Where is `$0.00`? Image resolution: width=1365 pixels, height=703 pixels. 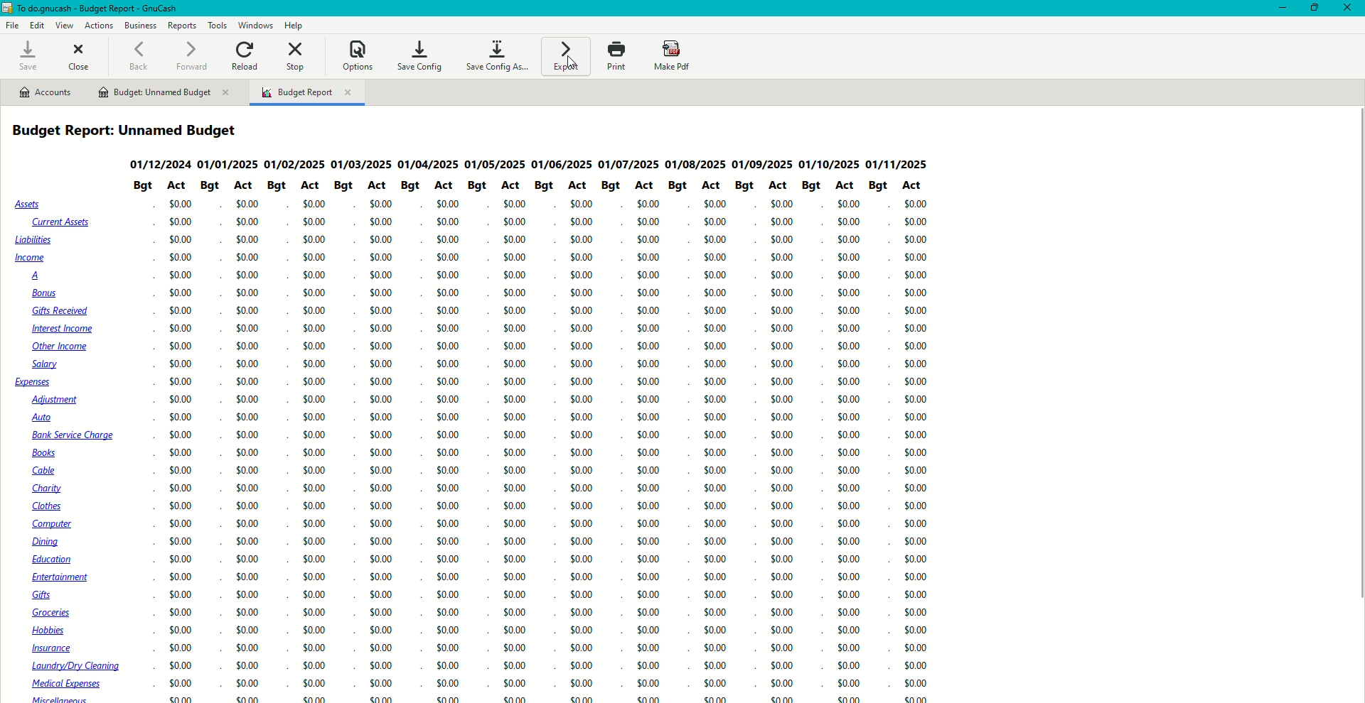 $0.00 is located at coordinates (582, 485).